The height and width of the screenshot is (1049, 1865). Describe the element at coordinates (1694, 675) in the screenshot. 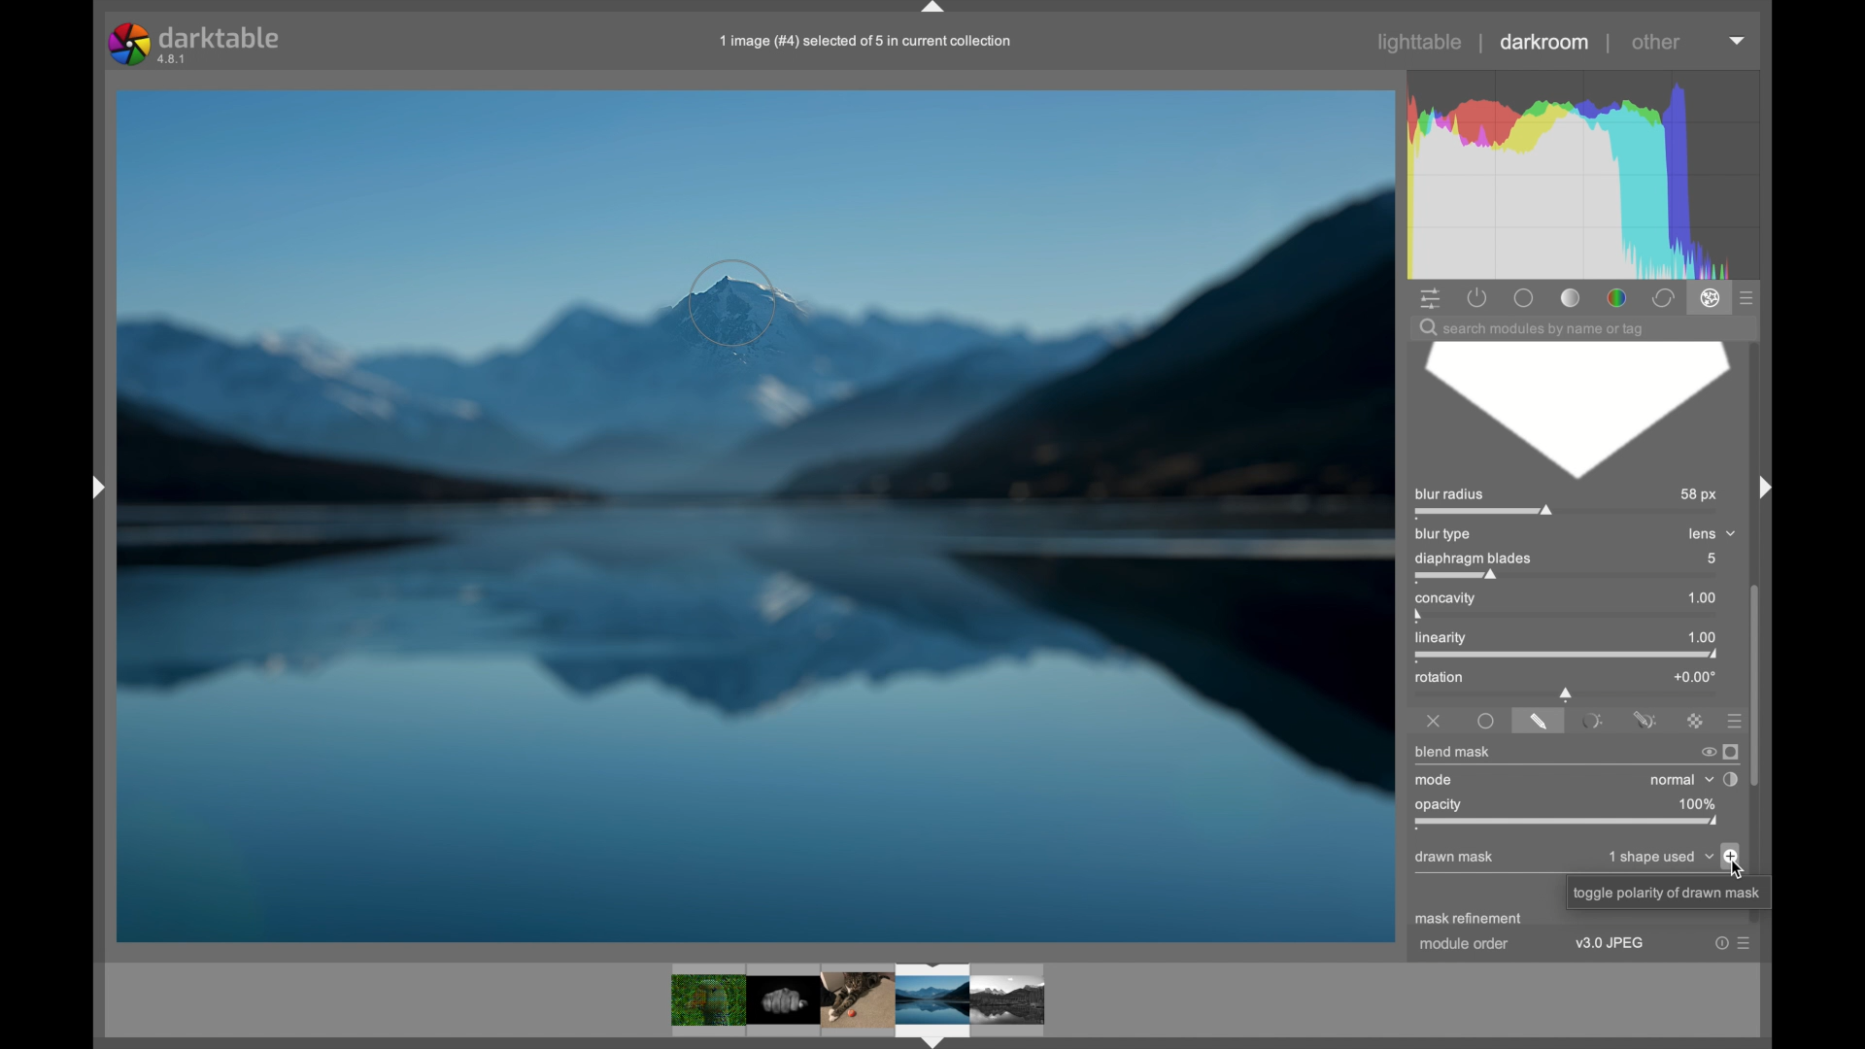

I see `+0.00` at that location.